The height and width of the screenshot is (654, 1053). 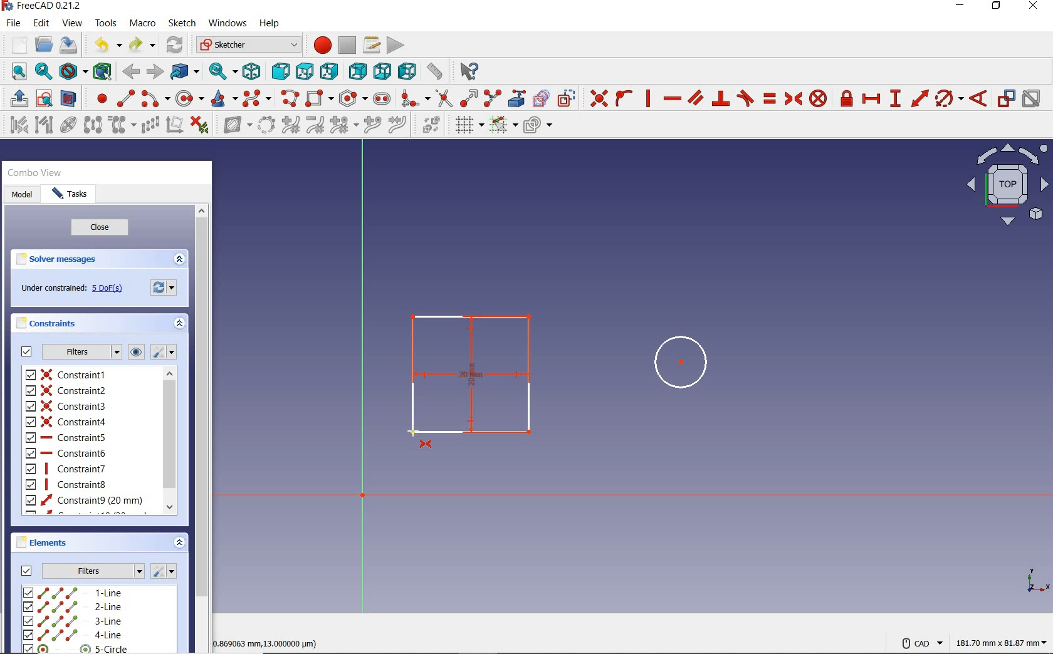 I want to click on constrain equal, so click(x=770, y=100).